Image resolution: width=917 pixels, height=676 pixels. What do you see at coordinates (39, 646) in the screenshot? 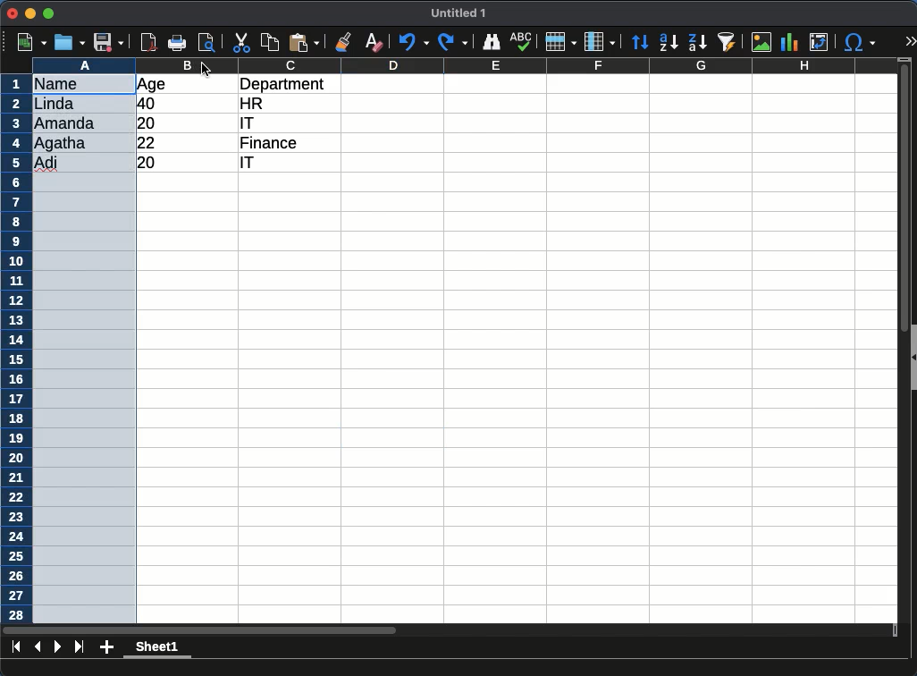
I see `previous sheet` at bounding box center [39, 646].